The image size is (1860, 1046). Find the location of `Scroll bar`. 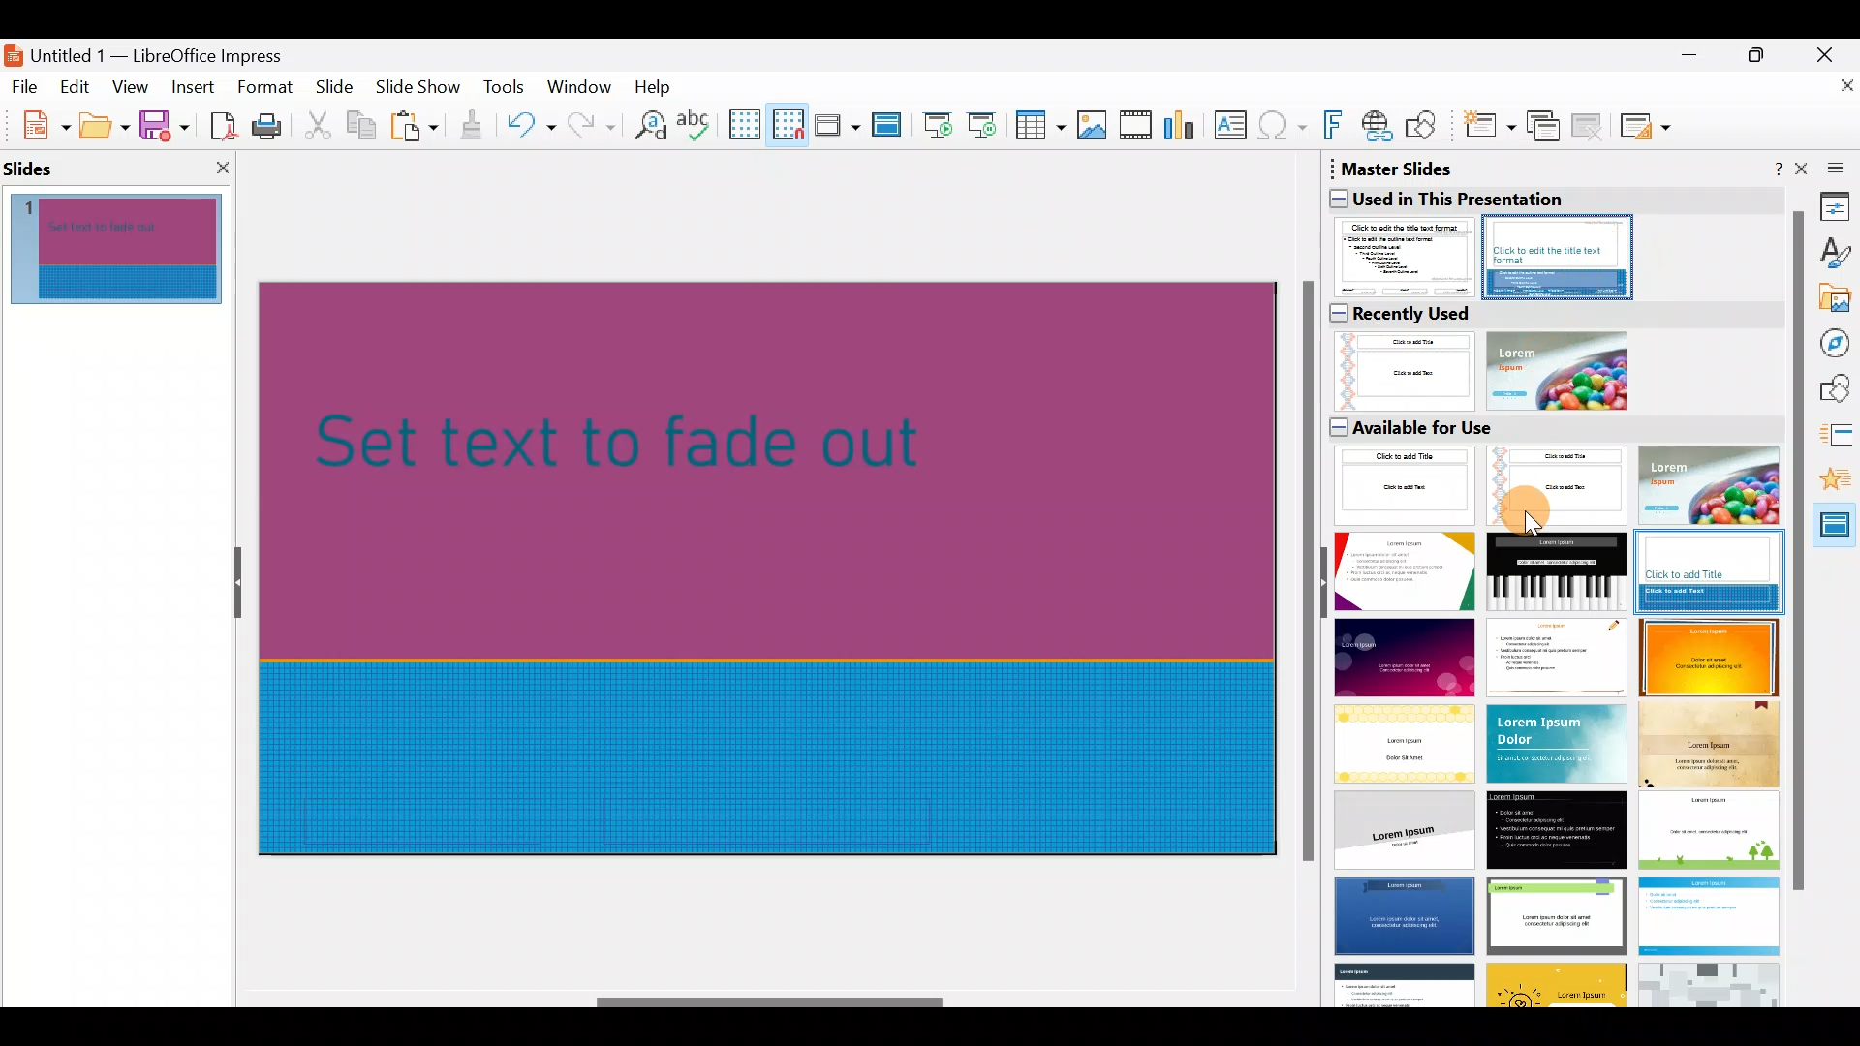

Scroll bar is located at coordinates (1304, 573).